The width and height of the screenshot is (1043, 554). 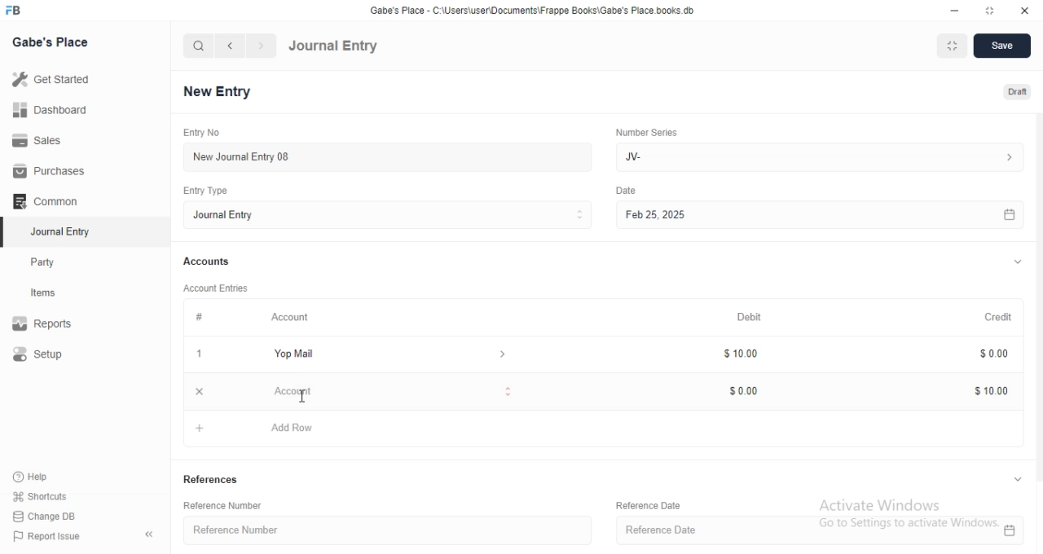 I want to click on 1, so click(x=200, y=354).